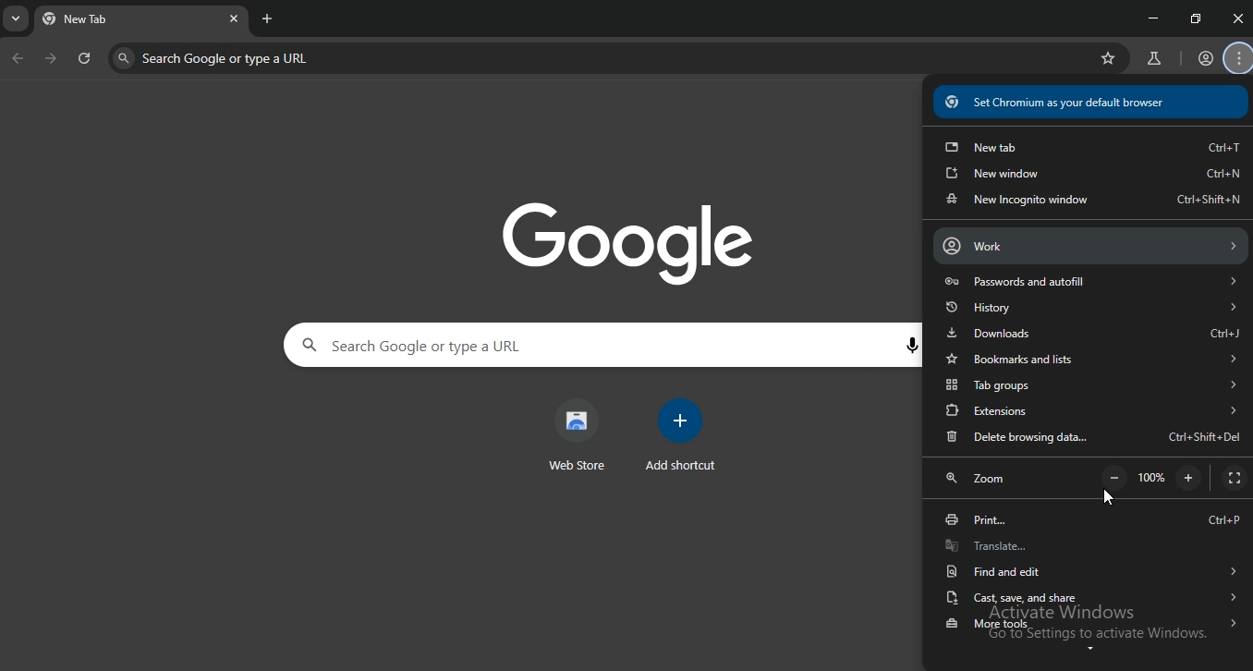  I want to click on profile, so click(1206, 59).